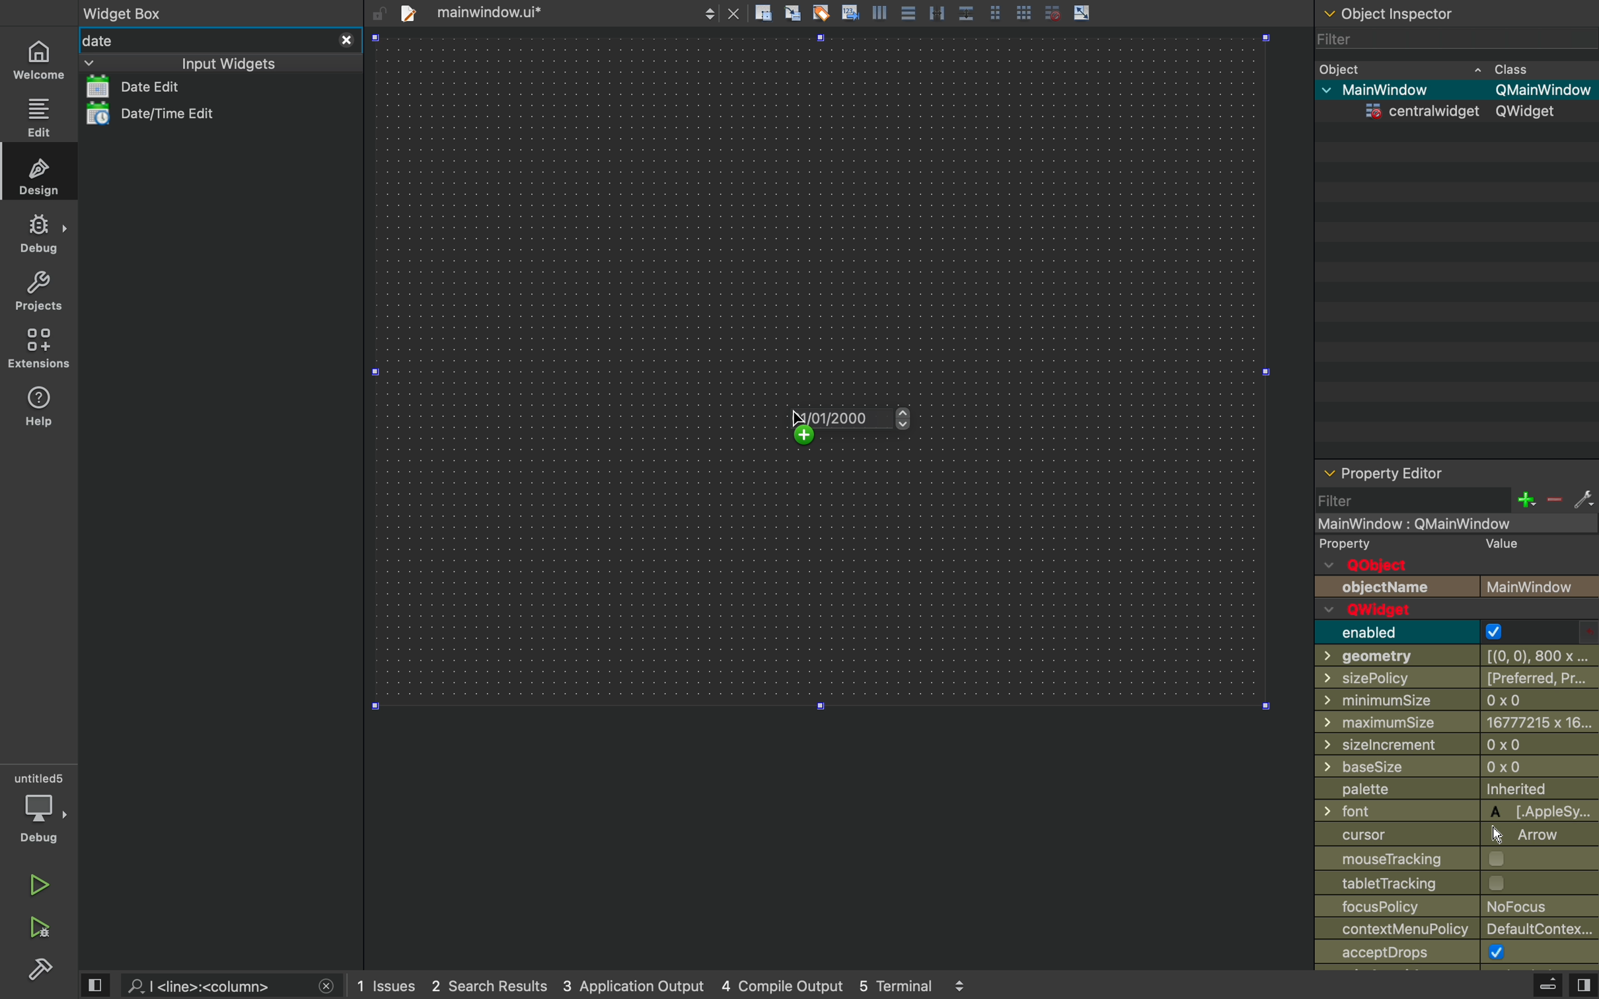 Image resolution: width=1599 pixels, height=999 pixels. Describe the element at coordinates (42, 969) in the screenshot. I see `build` at that location.